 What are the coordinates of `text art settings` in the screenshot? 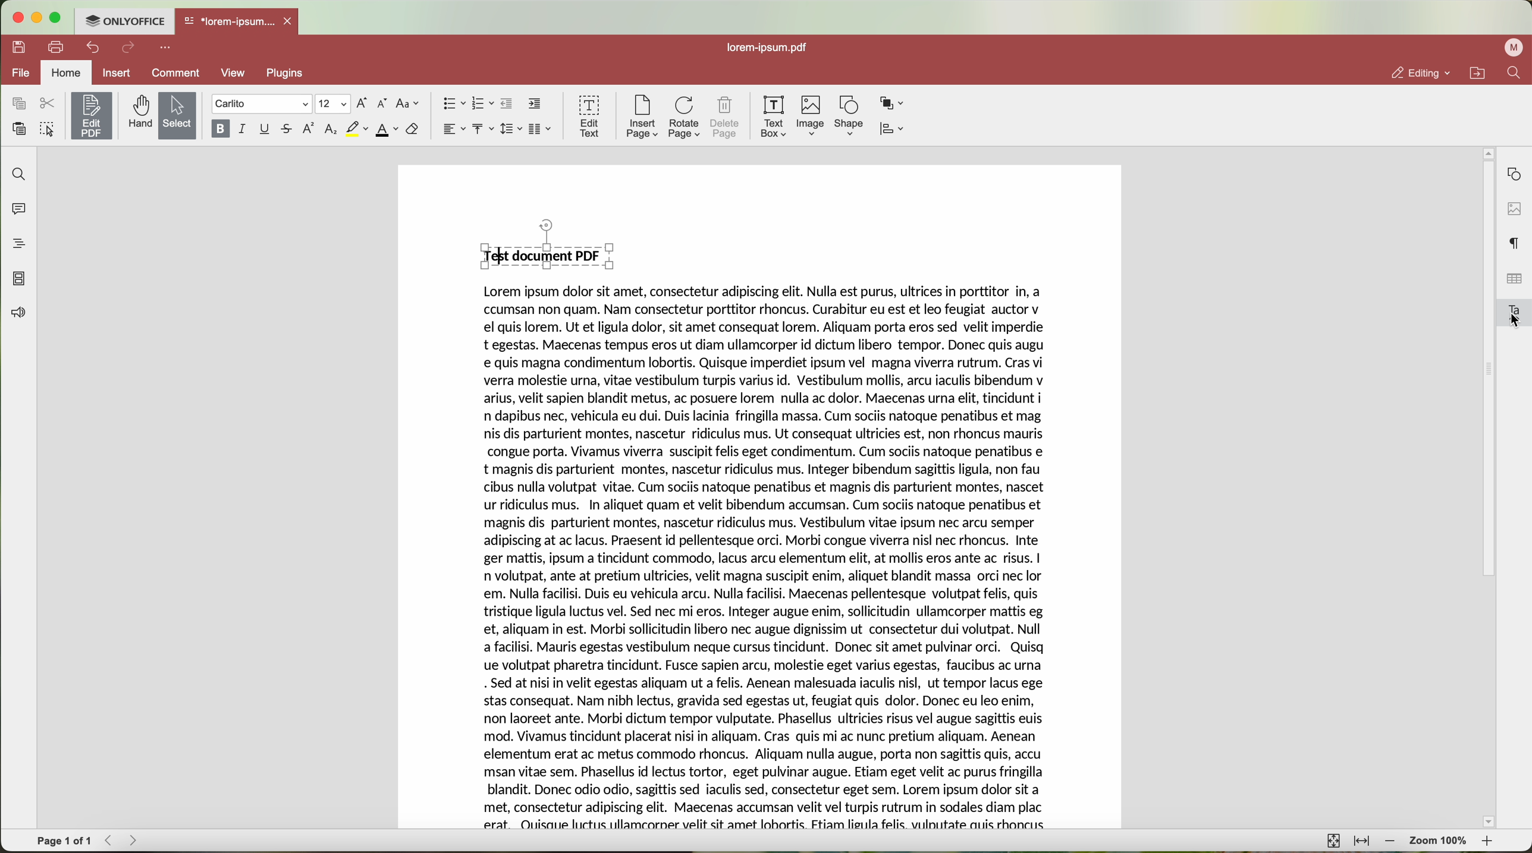 It's located at (1515, 312).